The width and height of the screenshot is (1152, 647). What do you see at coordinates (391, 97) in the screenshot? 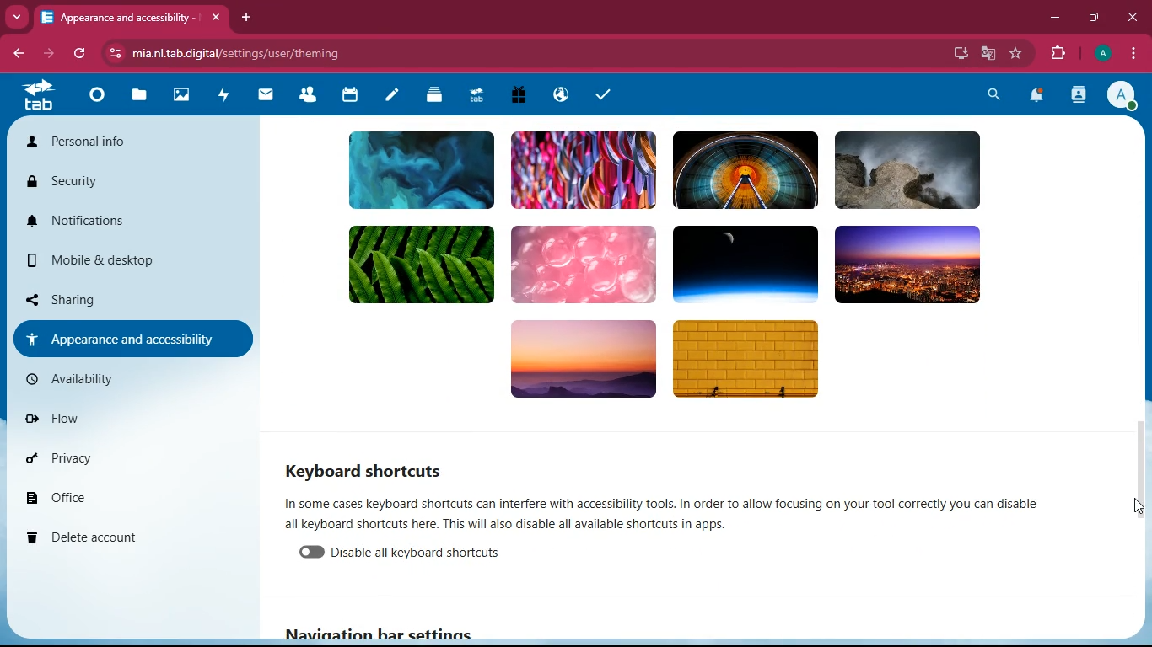
I see `notes` at bounding box center [391, 97].